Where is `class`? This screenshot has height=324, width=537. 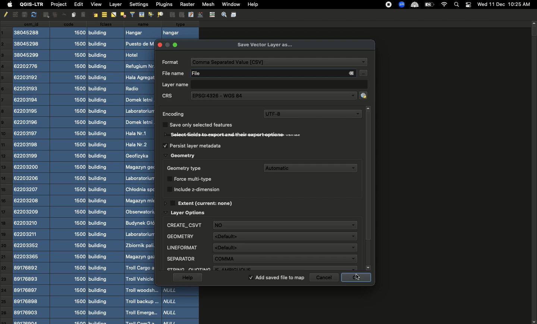
class is located at coordinates (105, 172).